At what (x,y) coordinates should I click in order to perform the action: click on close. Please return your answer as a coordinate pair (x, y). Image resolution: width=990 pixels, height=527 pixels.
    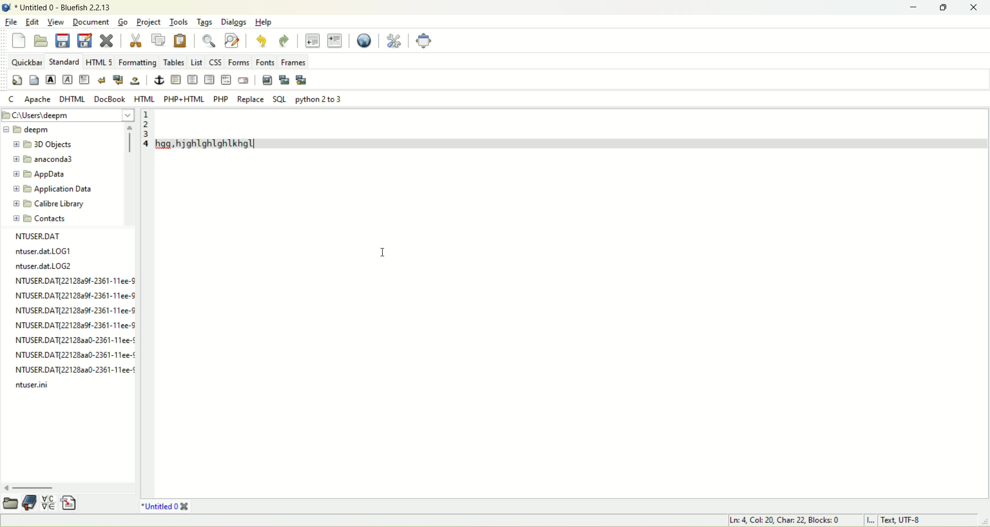
    Looking at the image, I should click on (977, 7).